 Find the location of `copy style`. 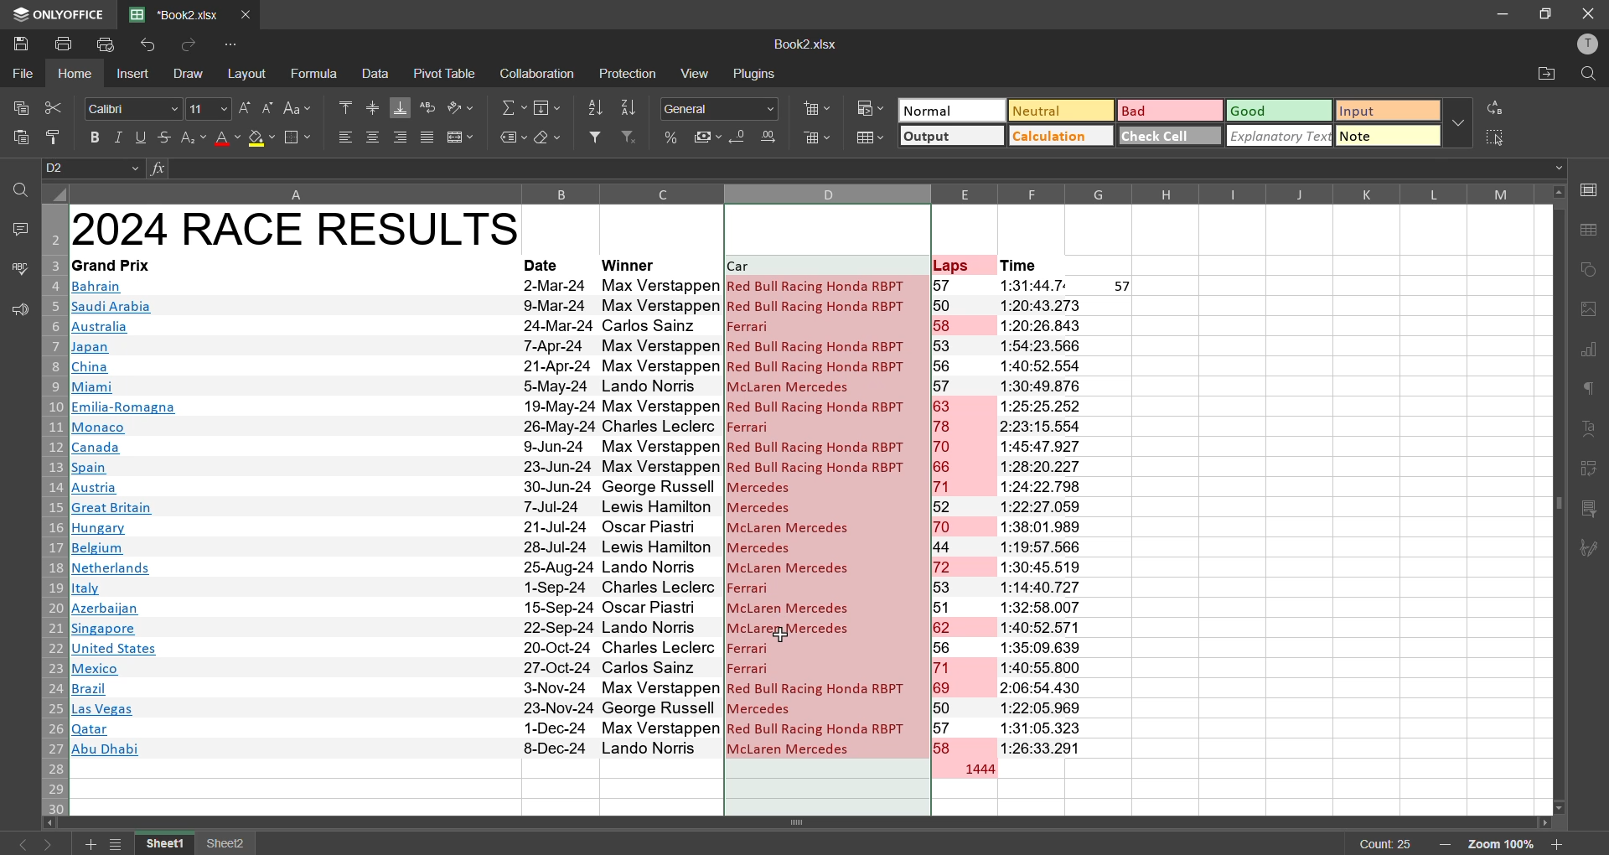

copy style is located at coordinates (59, 137).